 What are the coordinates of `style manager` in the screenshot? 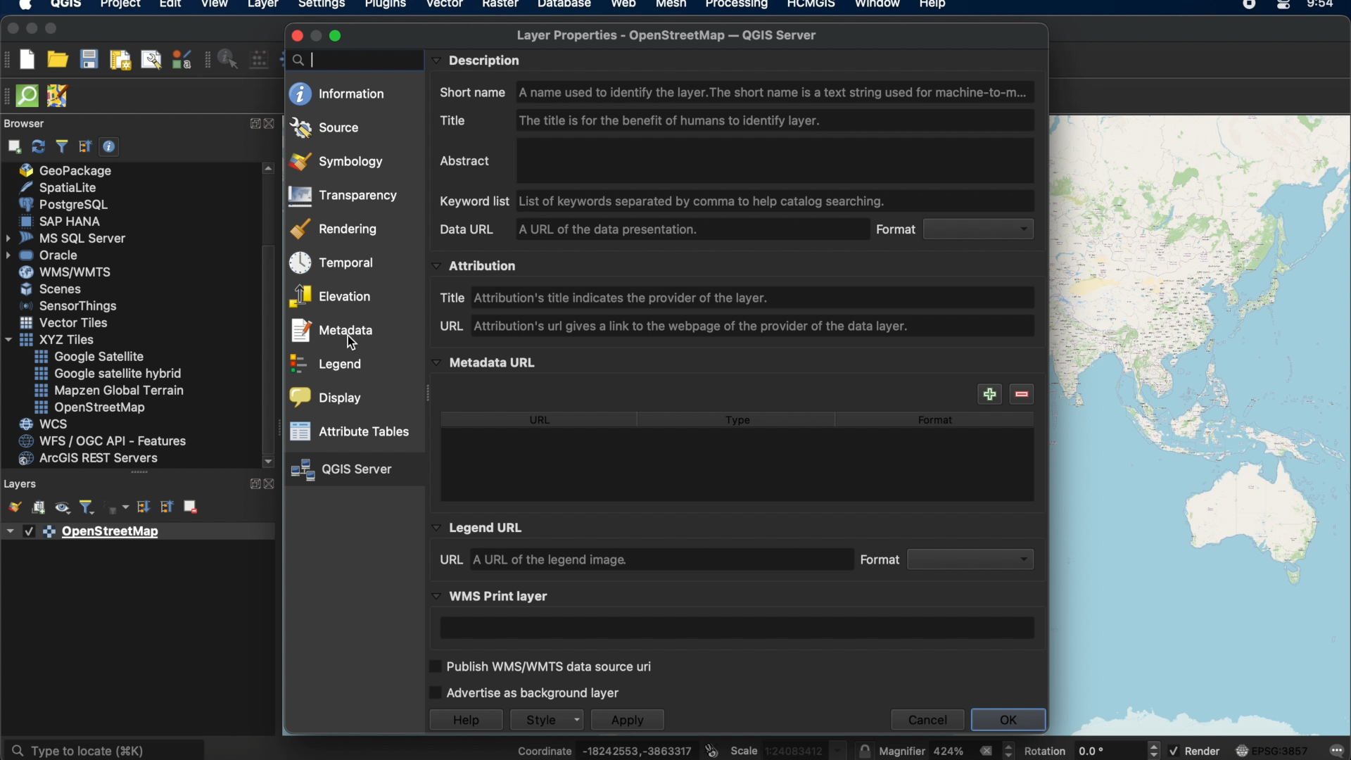 It's located at (180, 61).